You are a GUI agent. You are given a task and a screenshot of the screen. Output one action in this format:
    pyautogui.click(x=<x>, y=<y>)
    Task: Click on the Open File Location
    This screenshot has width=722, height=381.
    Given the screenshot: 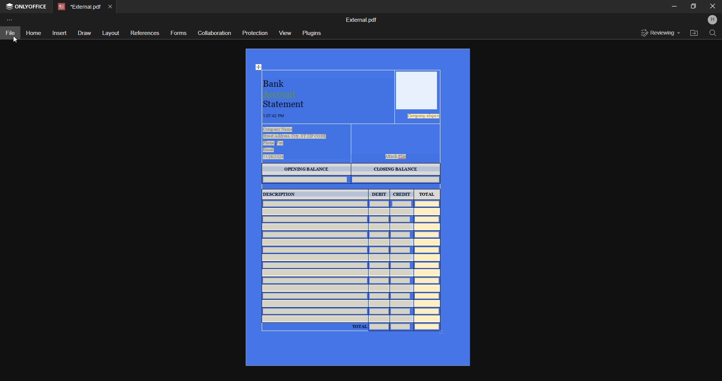 What is the action you would take?
    pyautogui.click(x=693, y=33)
    